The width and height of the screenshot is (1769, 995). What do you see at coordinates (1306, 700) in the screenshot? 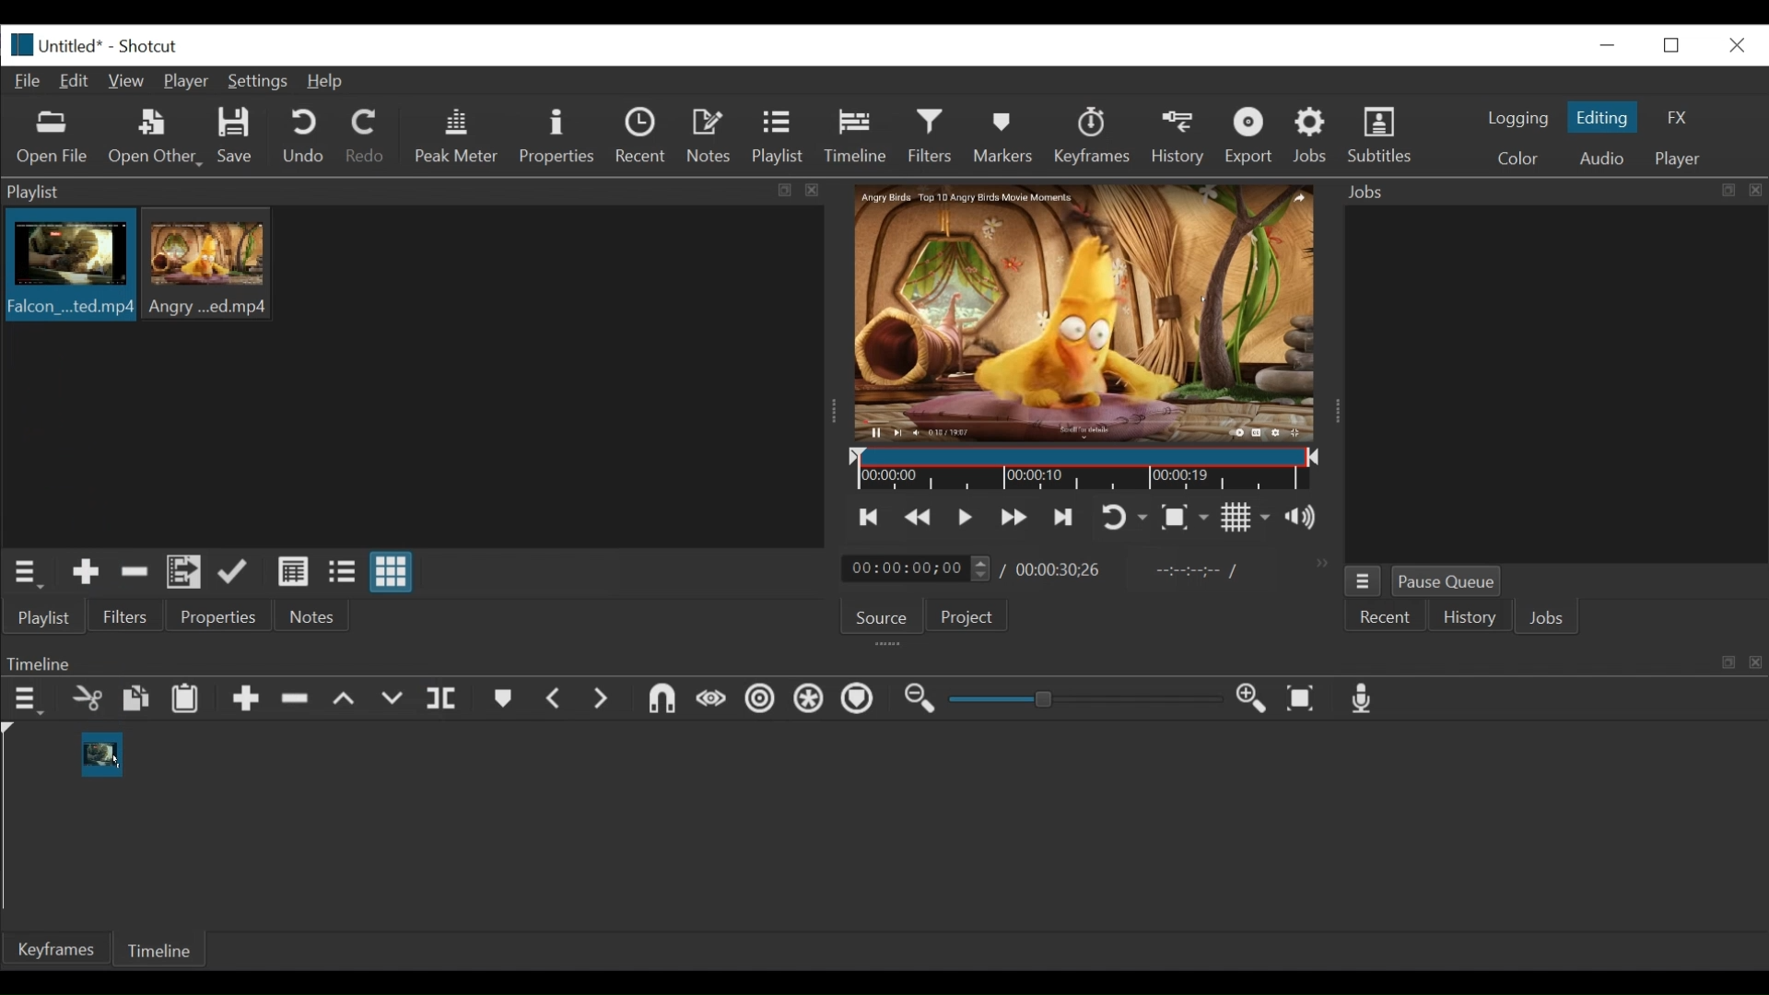
I see `Zoom timeline to fit` at bounding box center [1306, 700].